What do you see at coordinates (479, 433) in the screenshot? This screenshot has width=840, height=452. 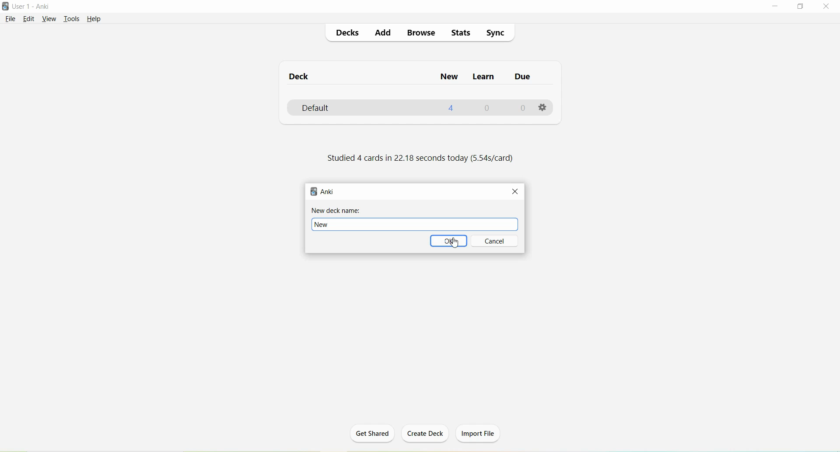 I see `Import File` at bounding box center [479, 433].